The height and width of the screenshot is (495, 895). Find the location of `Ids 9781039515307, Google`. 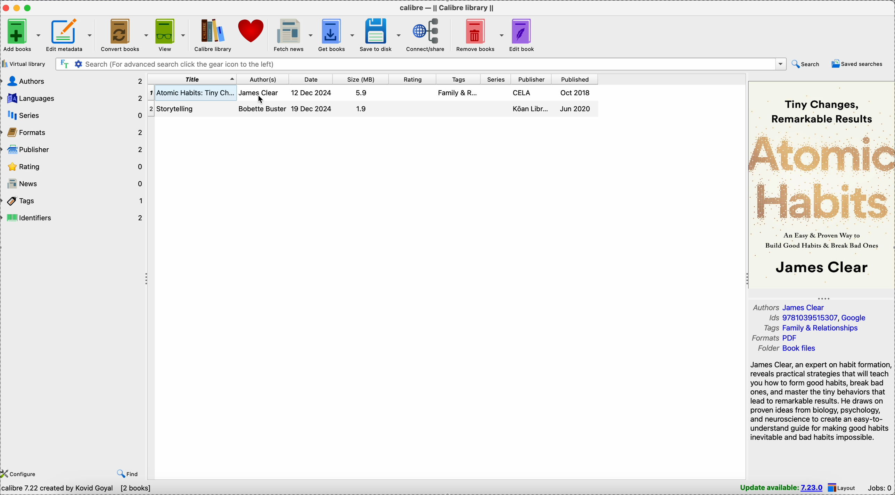

Ids 9781039515307, Google is located at coordinates (818, 318).